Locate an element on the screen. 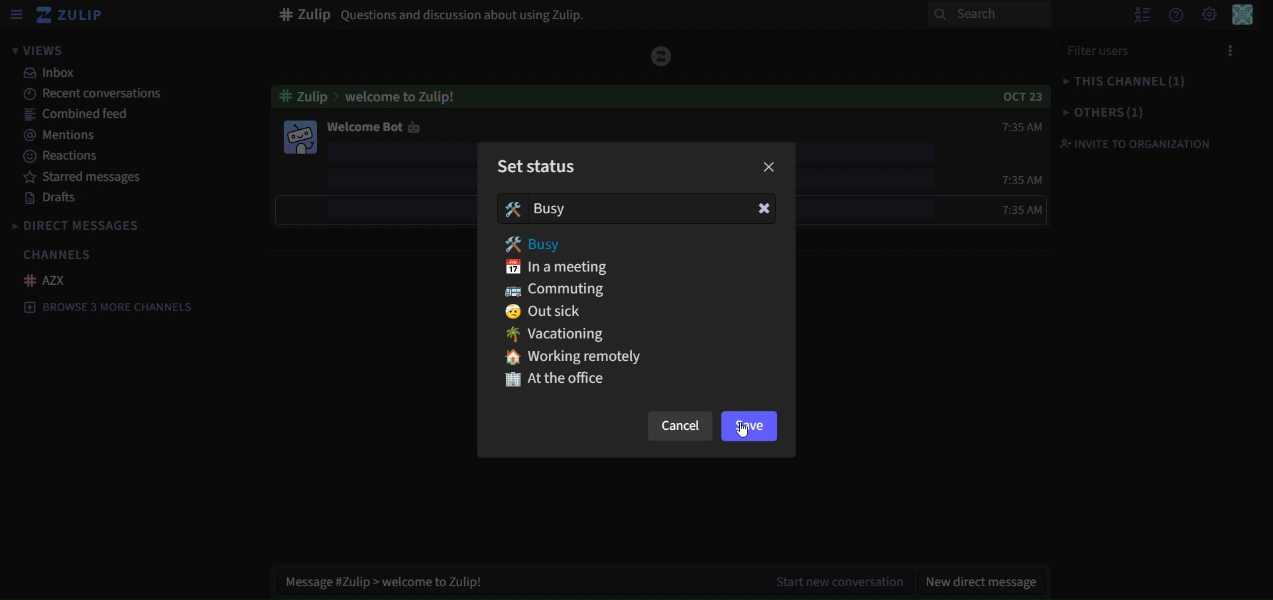 The image size is (1273, 600). perssonal menu is located at coordinates (1242, 15).